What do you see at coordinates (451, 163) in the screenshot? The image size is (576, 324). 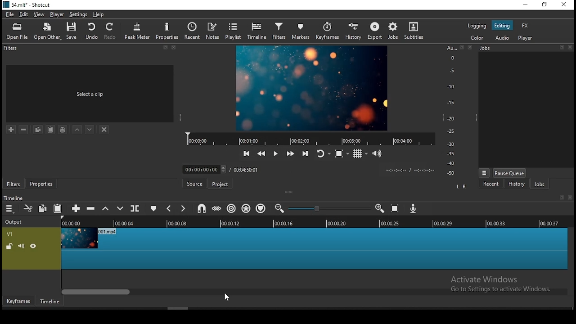 I see `-40` at bounding box center [451, 163].